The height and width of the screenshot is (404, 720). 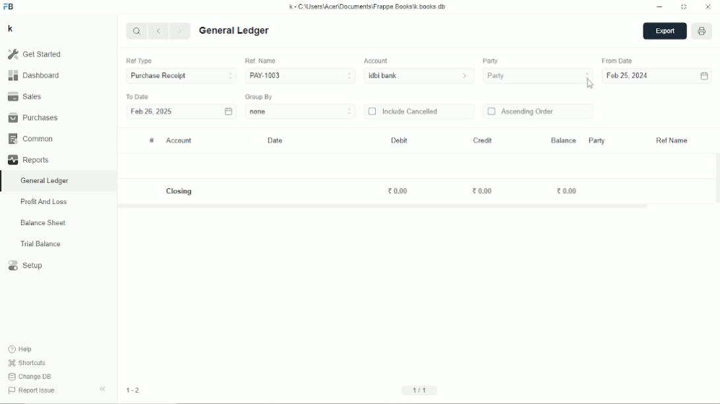 What do you see at coordinates (228, 111) in the screenshot?
I see `Calendar` at bounding box center [228, 111].